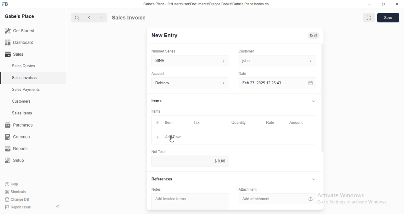 The image size is (404, 214). What do you see at coordinates (21, 102) in the screenshot?
I see `Customers` at bounding box center [21, 102].